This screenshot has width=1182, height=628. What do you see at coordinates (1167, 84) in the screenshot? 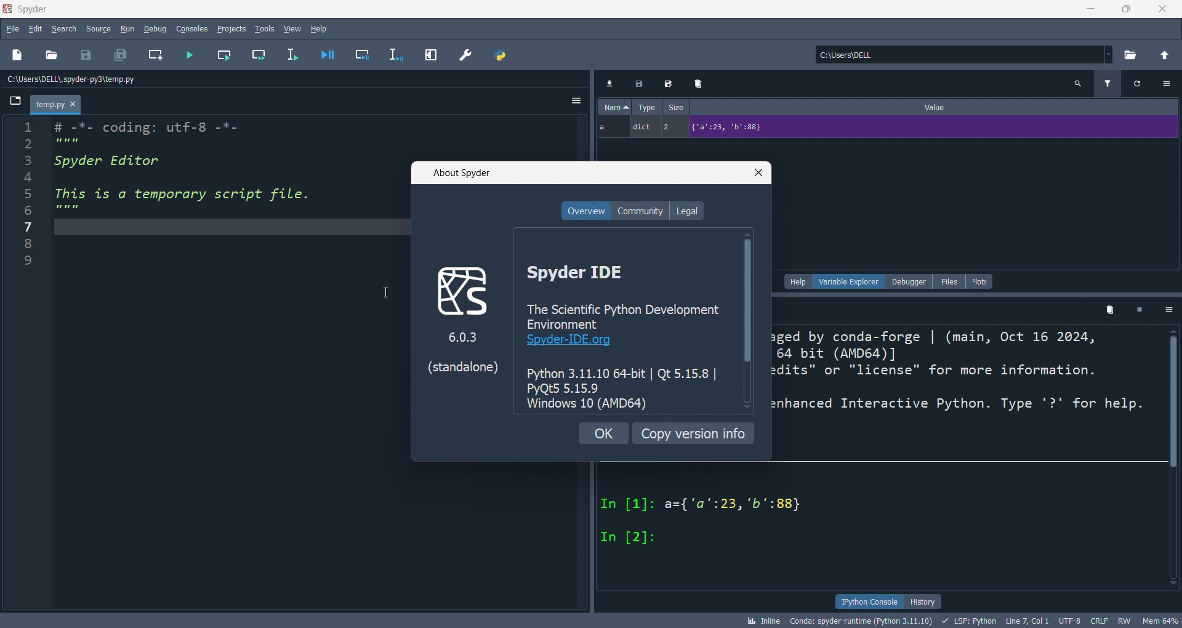
I see `Settings` at bounding box center [1167, 84].